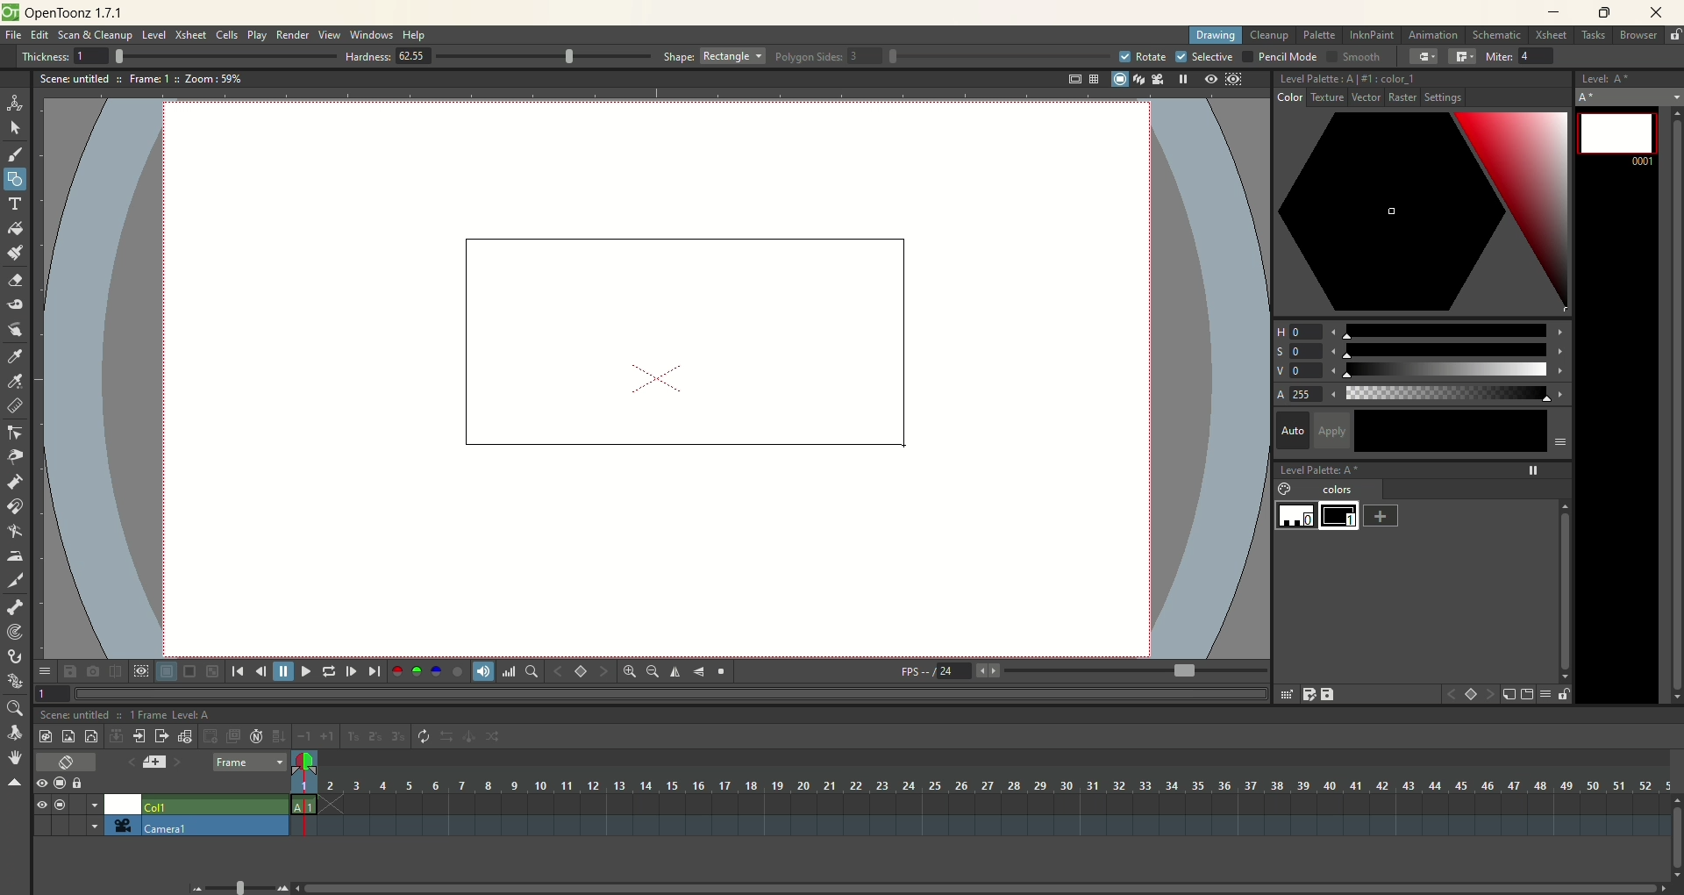 The height and width of the screenshot is (895, 1684). What do you see at coordinates (237, 671) in the screenshot?
I see `first frame` at bounding box center [237, 671].